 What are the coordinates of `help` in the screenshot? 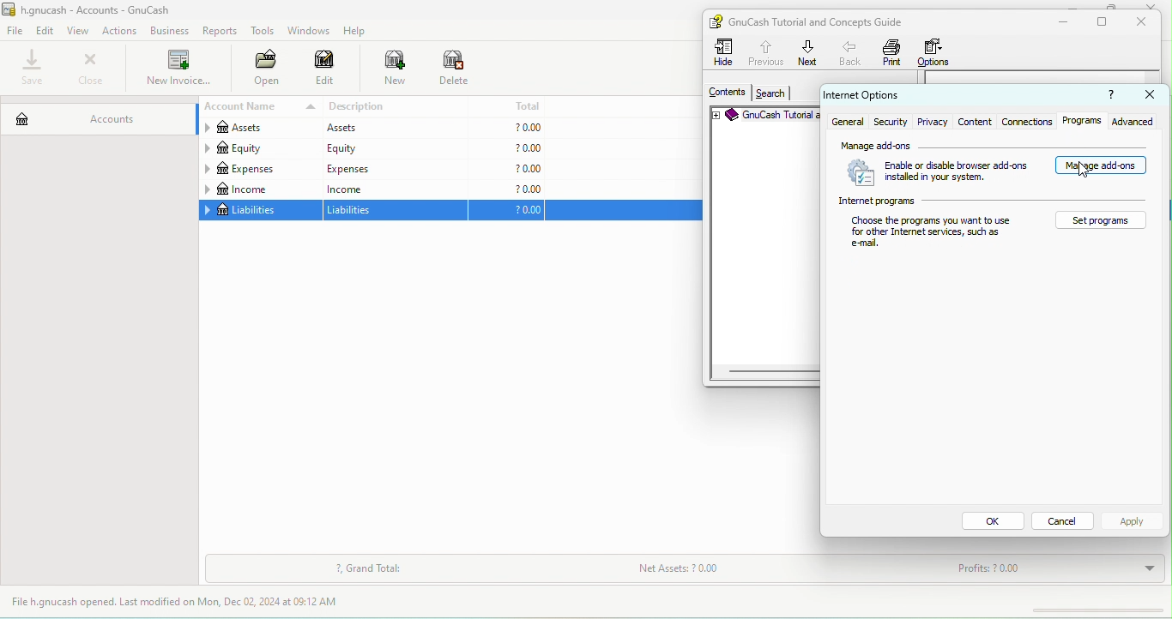 It's located at (359, 31).